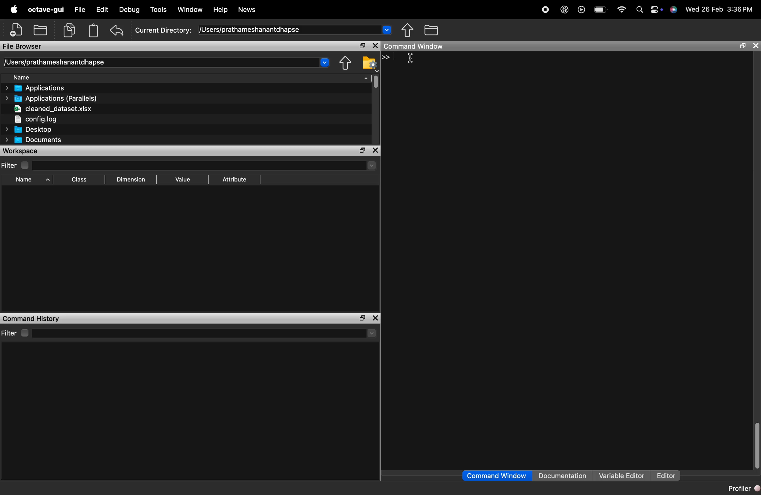 This screenshot has width=761, height=495. I want to click on wifi, so click(623, 10).